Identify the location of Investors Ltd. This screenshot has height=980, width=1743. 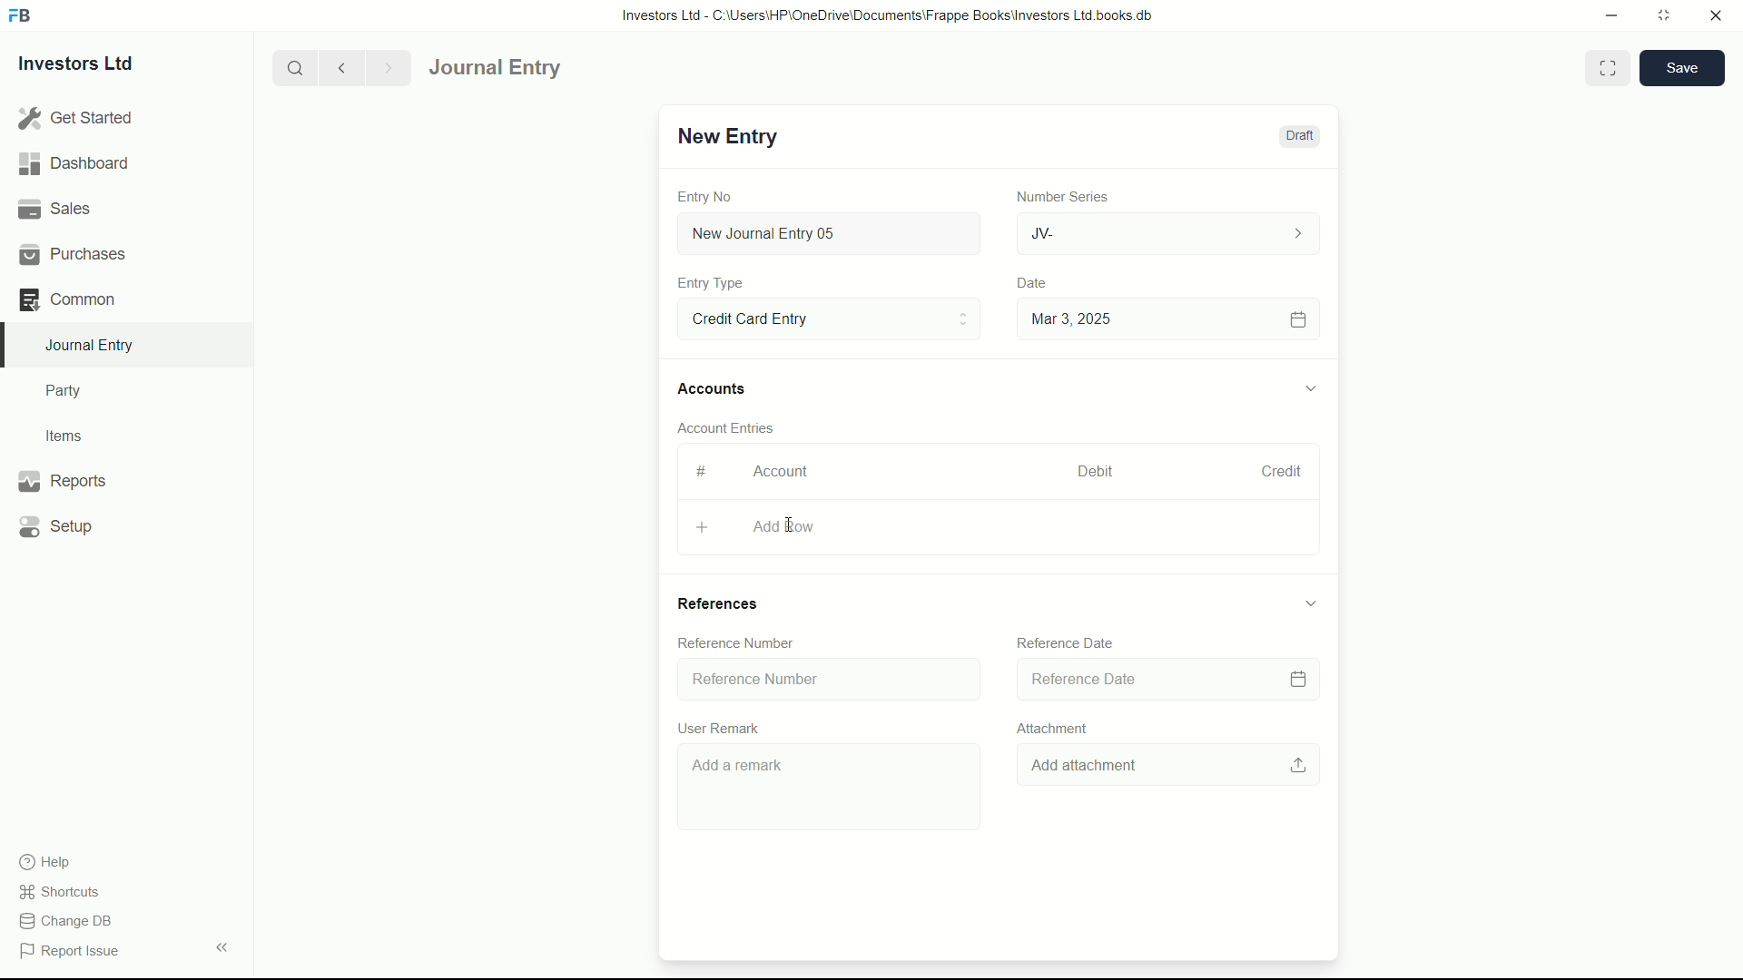
(93, 66).